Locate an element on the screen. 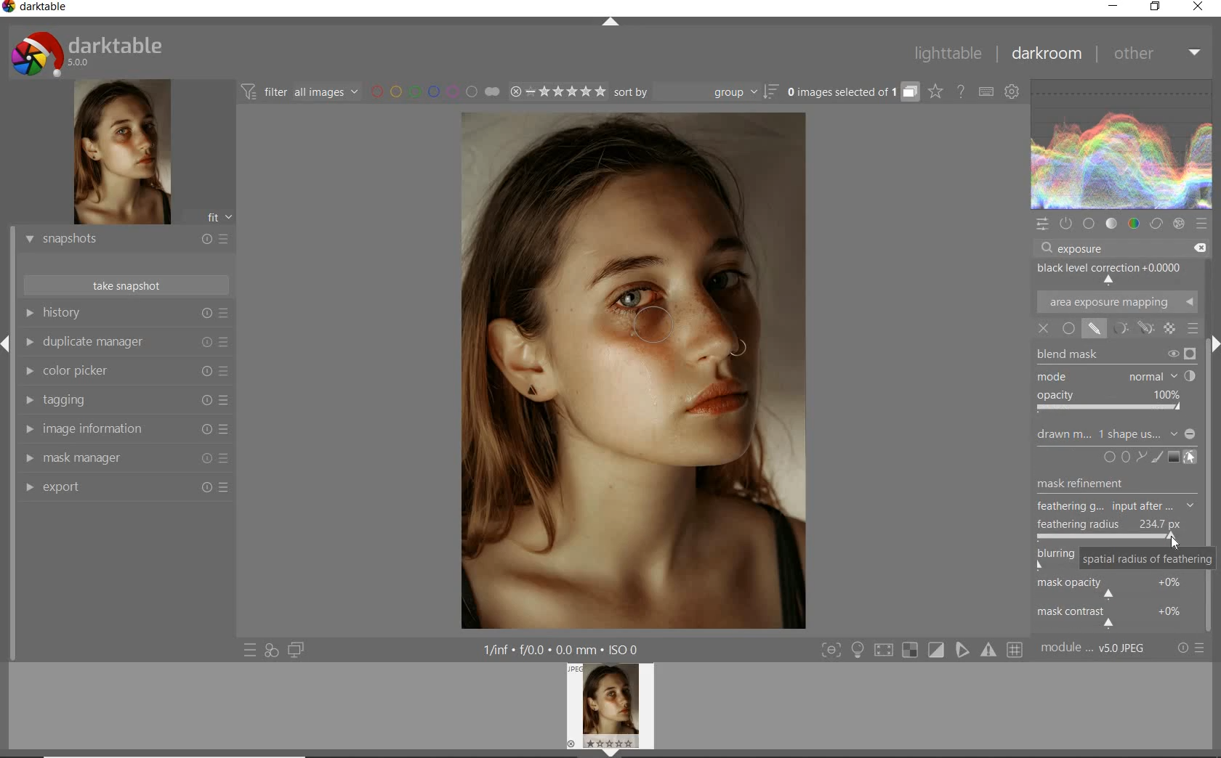  export is located at coordinates (124, 490).